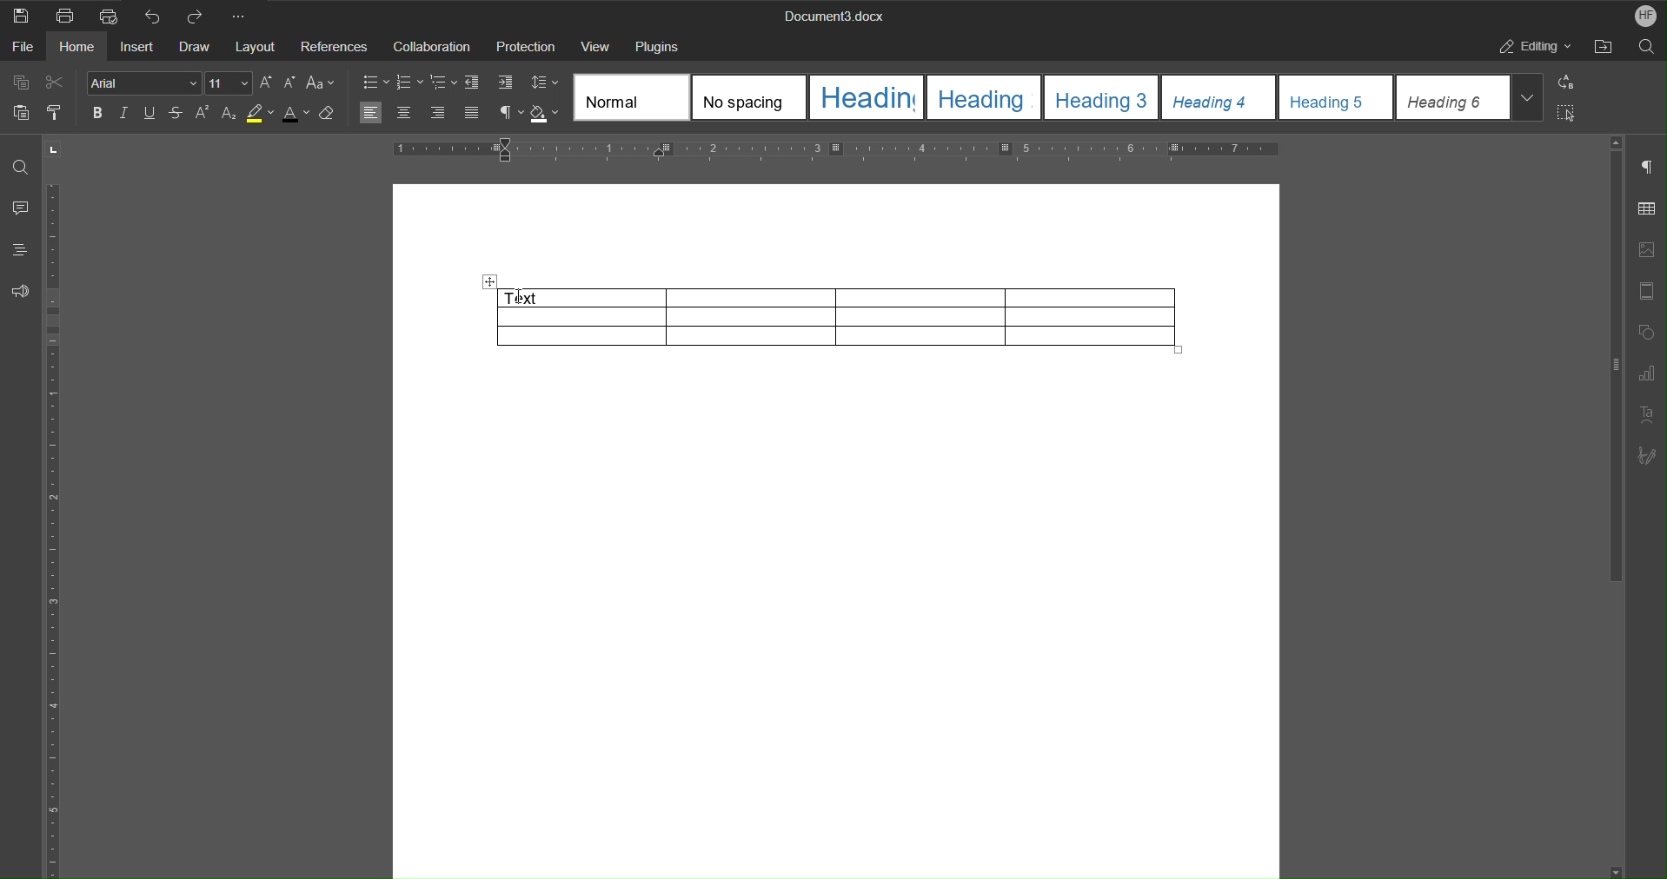 The height and width of the screenshot is (879, 1667). Describe the element at coordinates (1337, 98) in the screenshot. I see `Heading 5` at that location.